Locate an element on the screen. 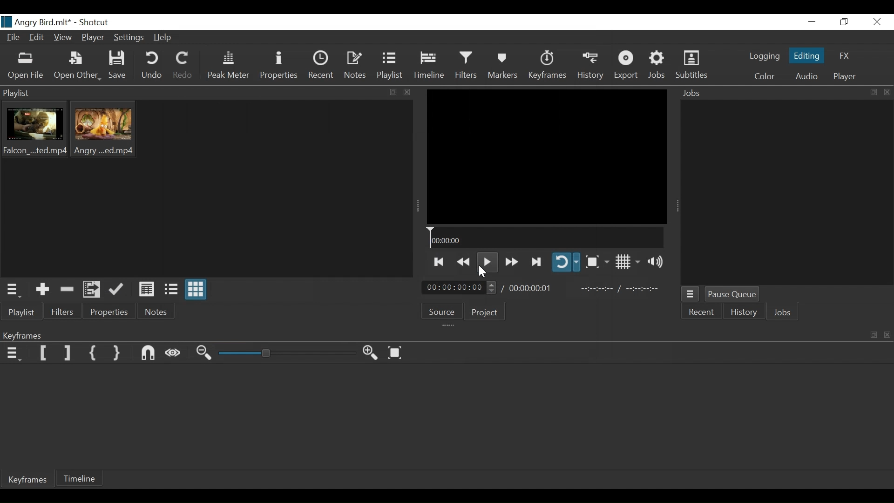  Append is located at coordinates (115, 290).